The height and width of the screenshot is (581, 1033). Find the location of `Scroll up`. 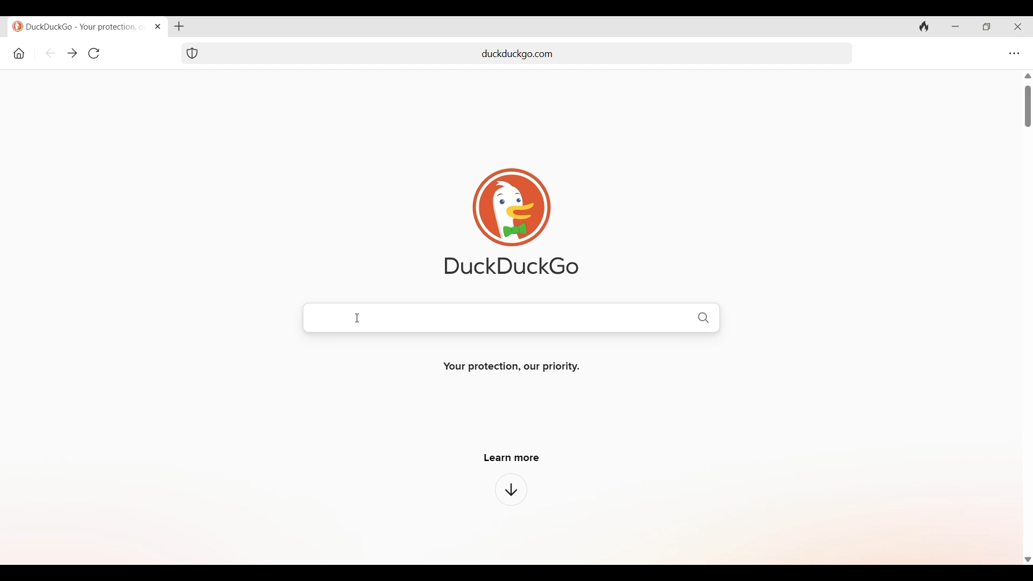

Scroll up is located at coordinates (1027, 75).